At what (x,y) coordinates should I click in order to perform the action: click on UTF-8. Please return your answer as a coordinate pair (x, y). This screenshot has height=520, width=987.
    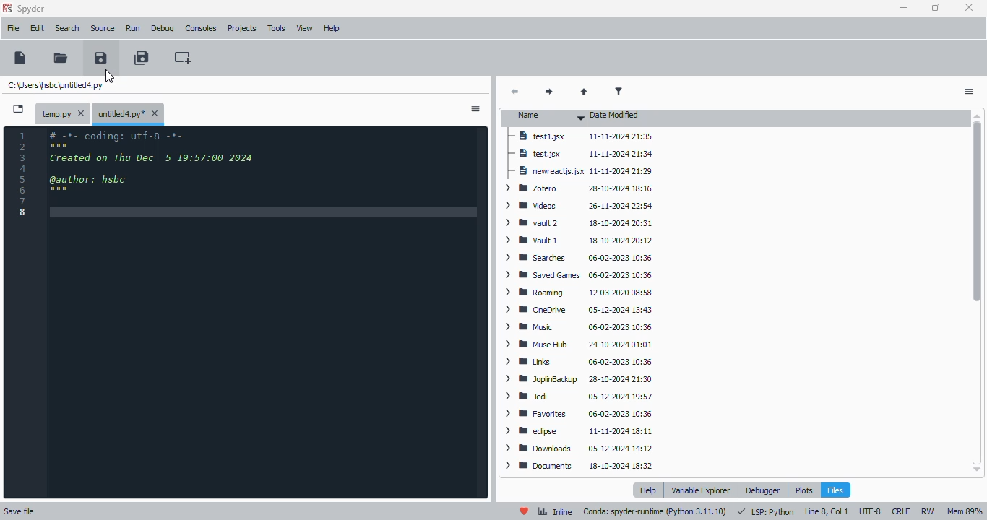
    Looking at the image, I should click on (871, 511).